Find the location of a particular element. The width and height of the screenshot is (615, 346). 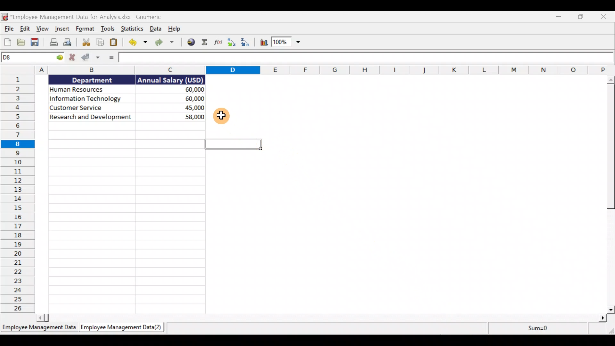

Maximise is located at coordinates (583, 18).